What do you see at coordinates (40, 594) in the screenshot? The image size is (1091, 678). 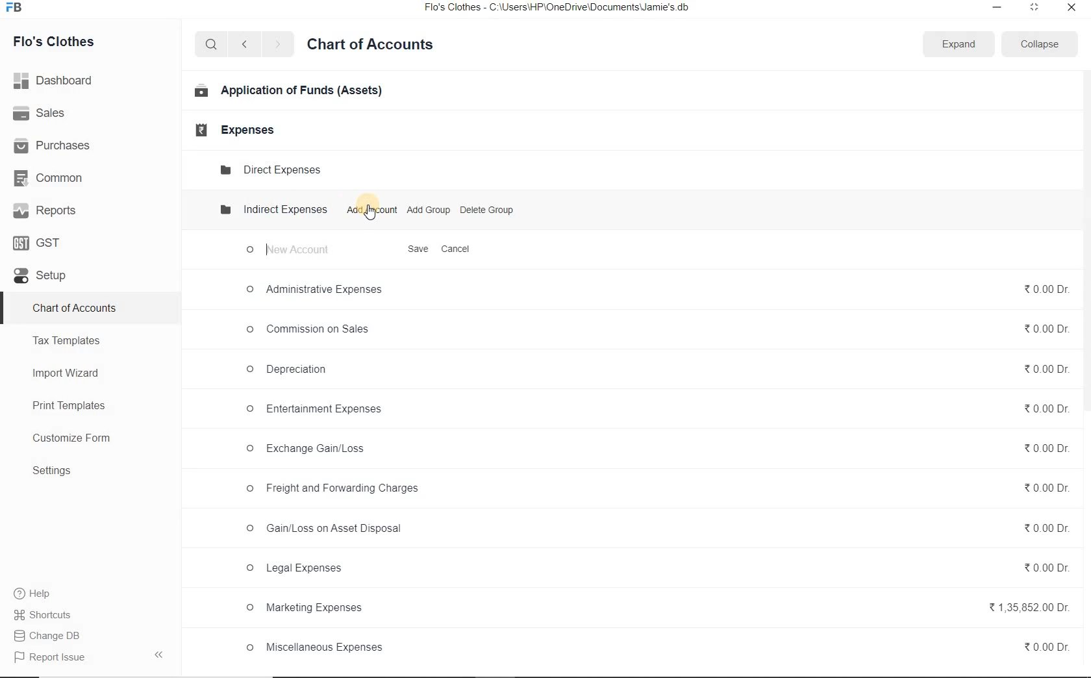 I see ` Help` at bounding box center [40, 594].